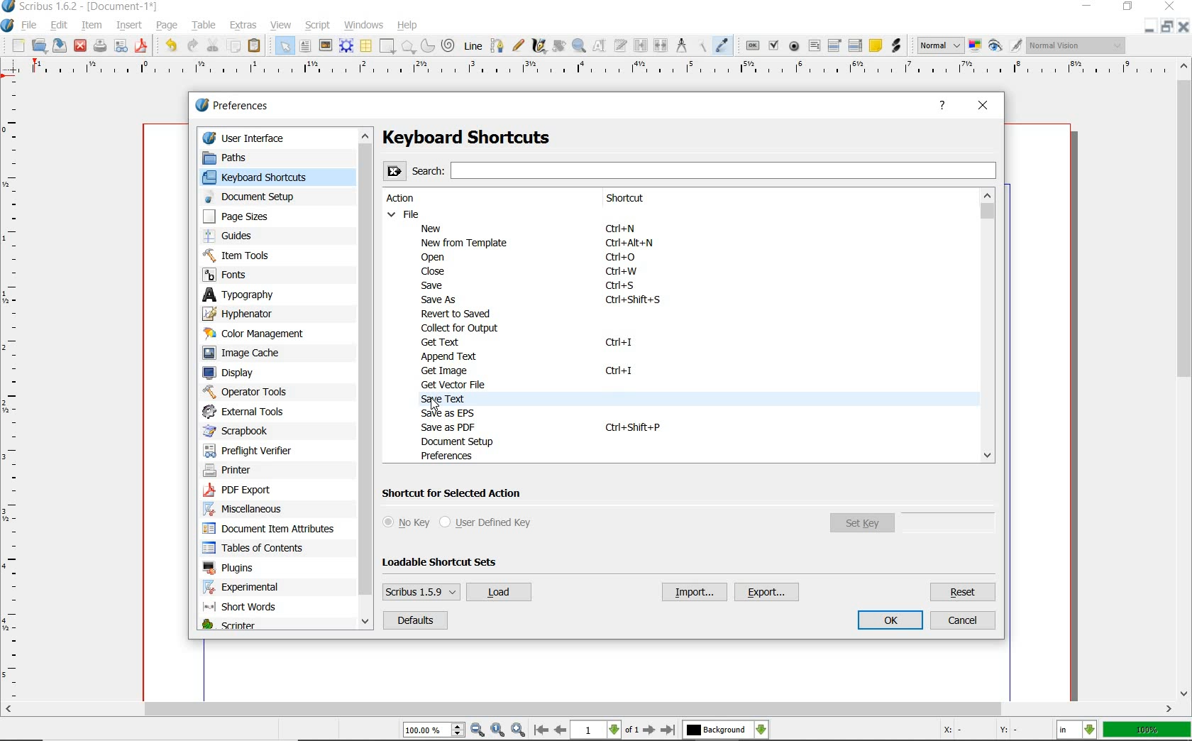  Describe the element at coordinates (80, 45) in the screenshot. I see `close` at that location.